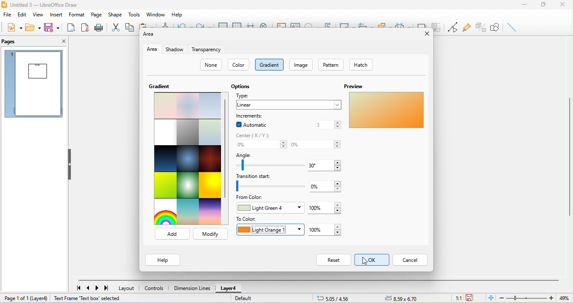 The width and height of the screenshot is (573, 303). What do you see at coordinates (210, 233) in the screenshot?
I see `modify` at bounding box center [210, 233].